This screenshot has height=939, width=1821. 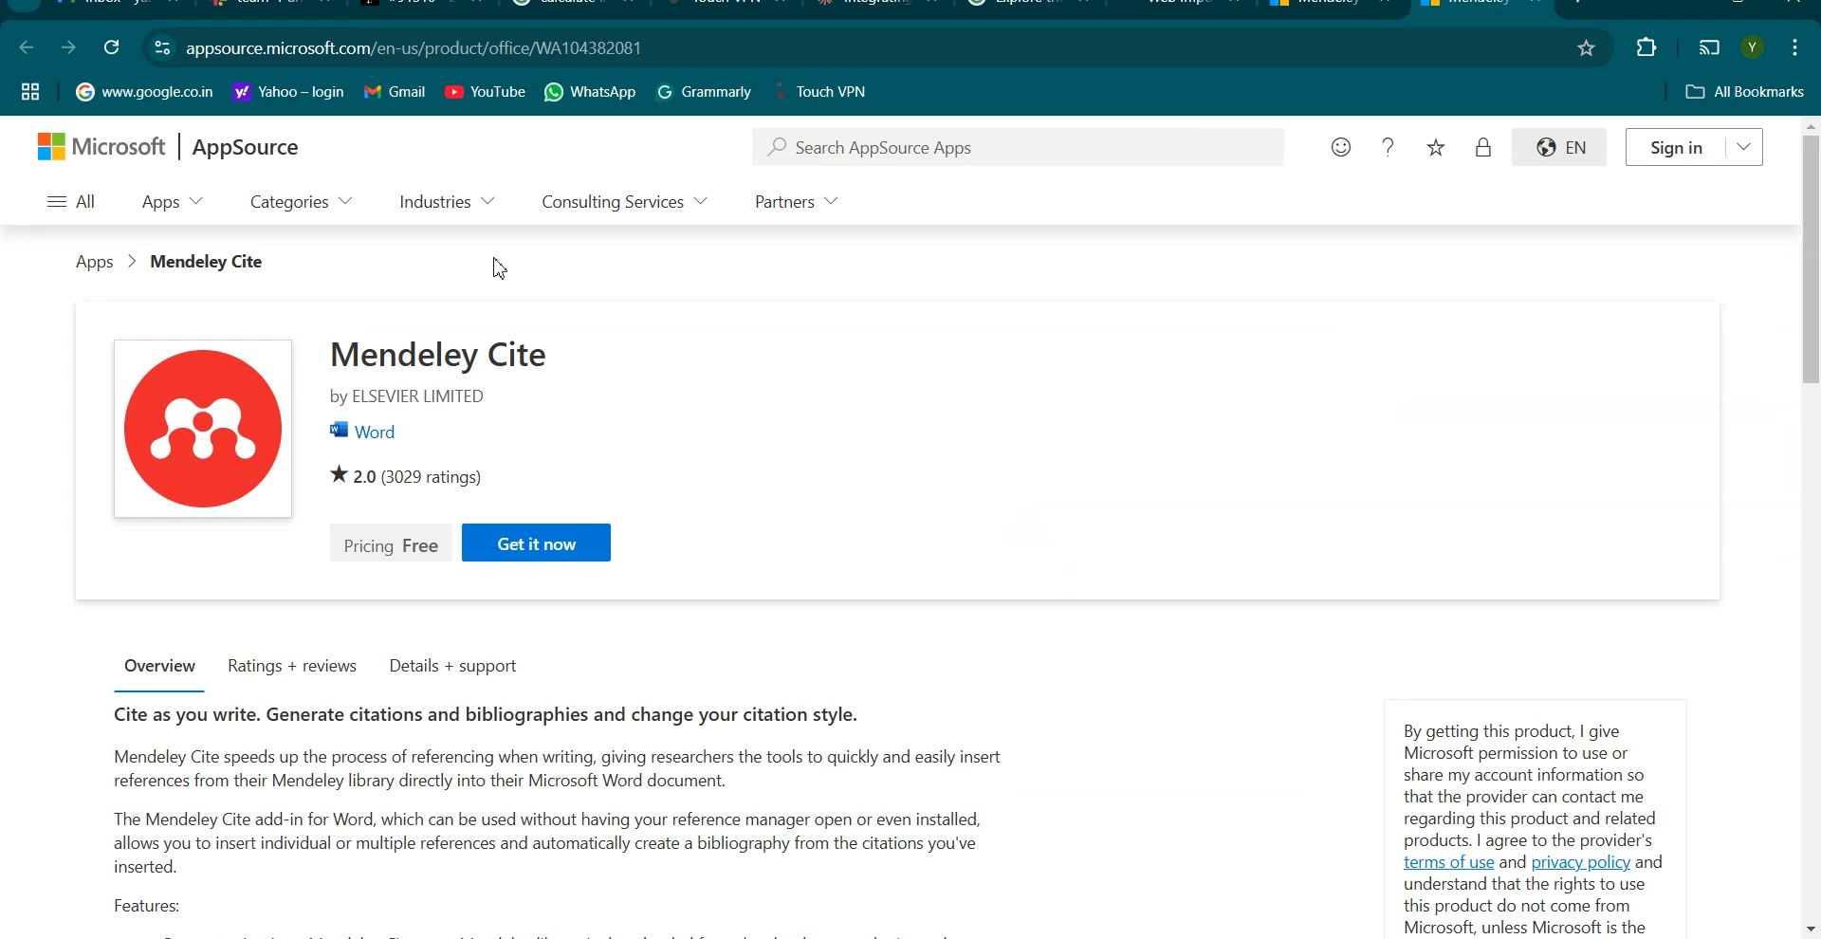 I want to click on Apps, so click(x=95, y=260).